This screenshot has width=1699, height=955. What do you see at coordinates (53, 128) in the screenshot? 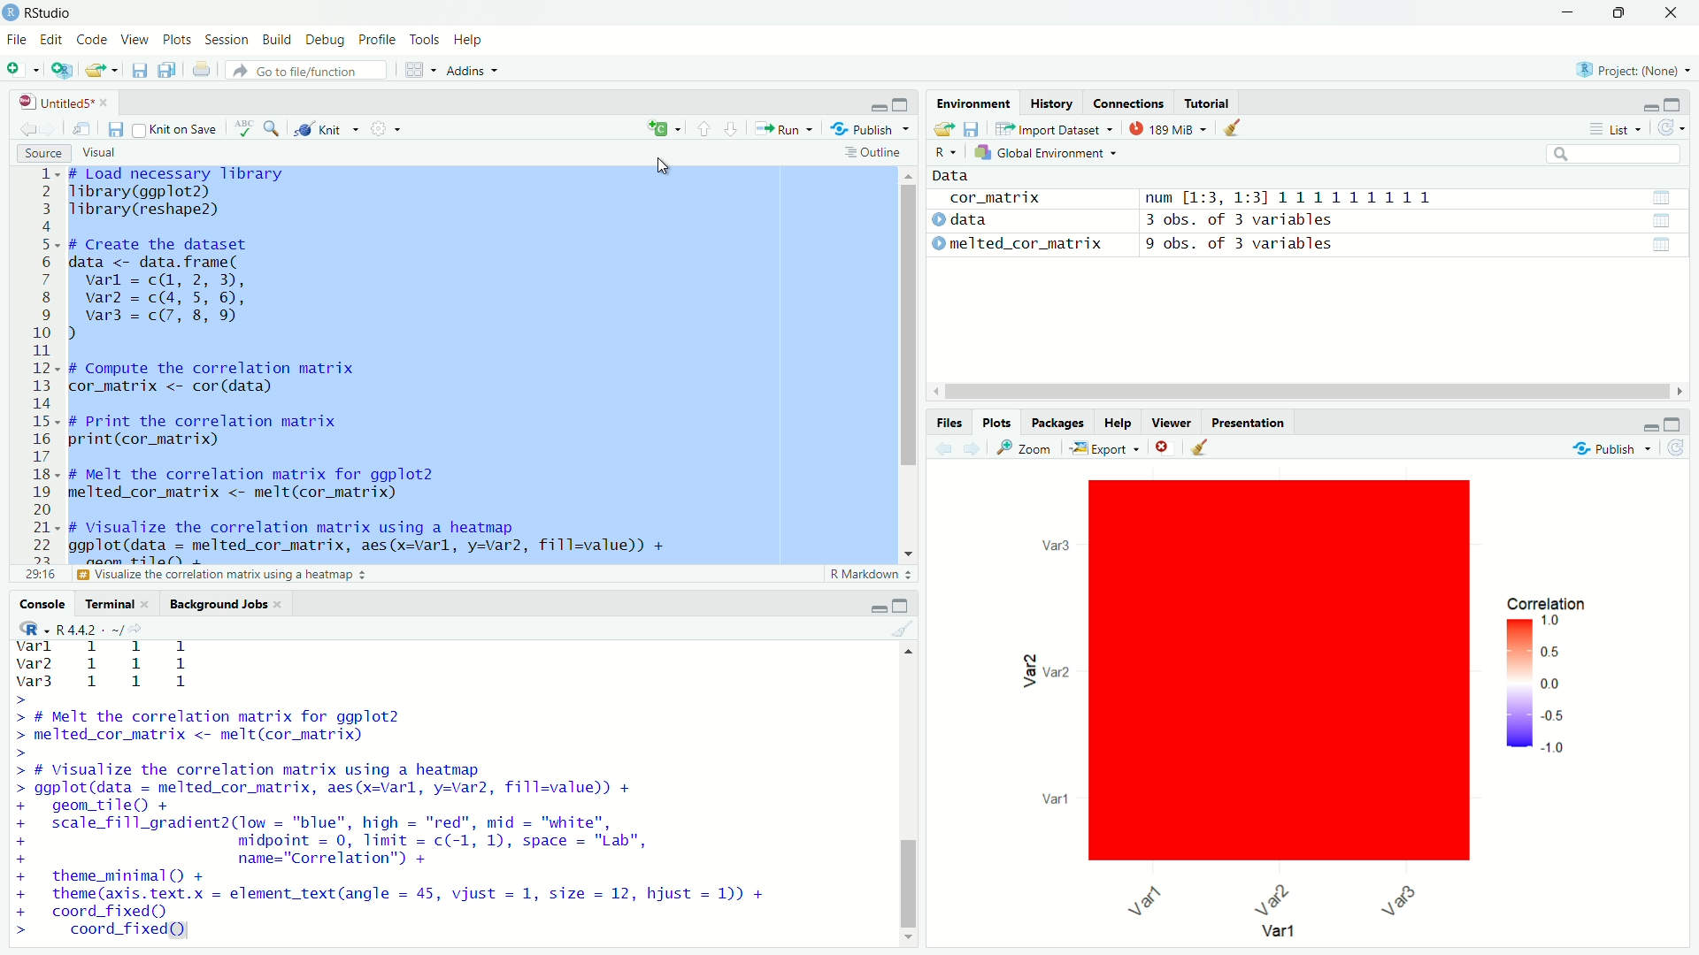
I see `go forward` at bounding box center [53, 128].